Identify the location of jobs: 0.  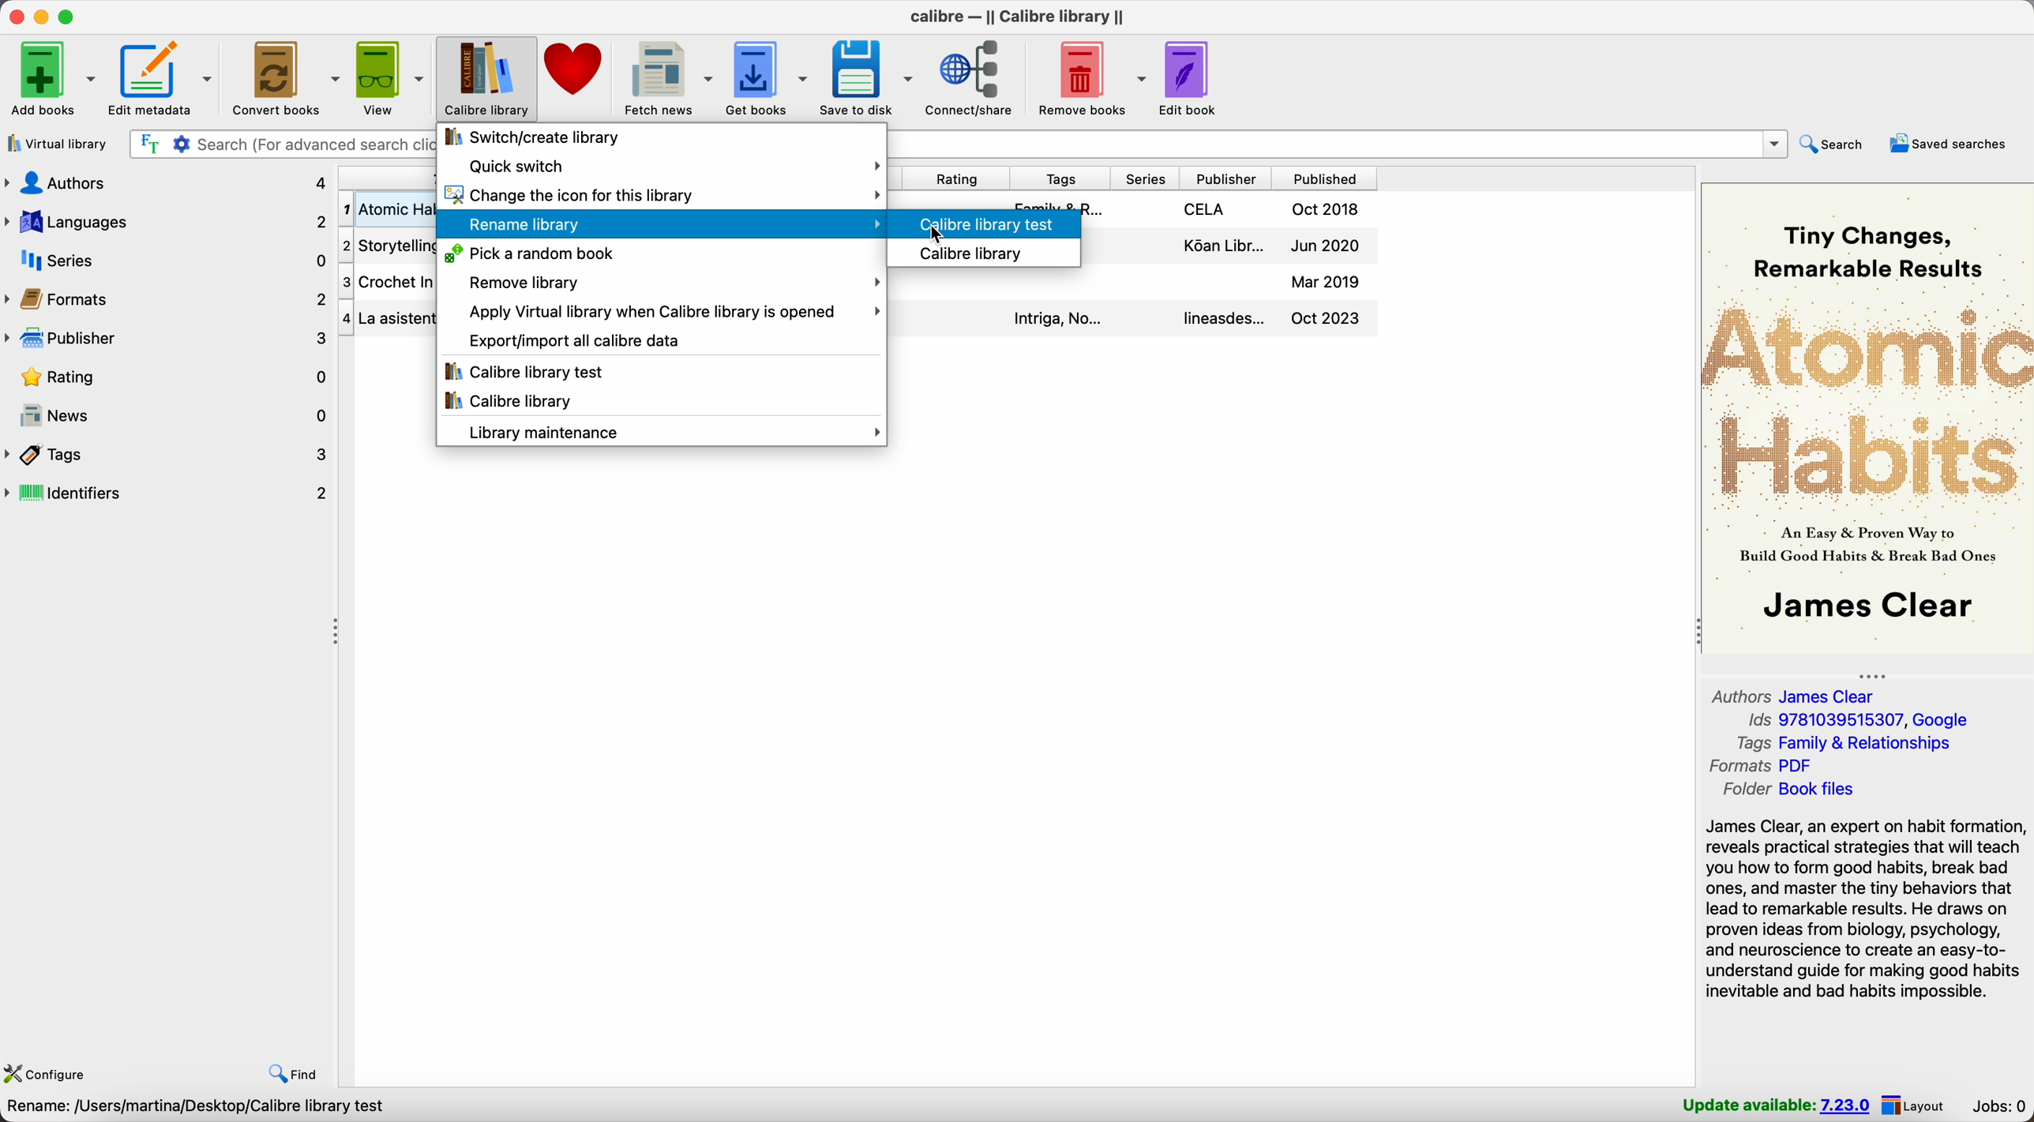
(1995, 1104).